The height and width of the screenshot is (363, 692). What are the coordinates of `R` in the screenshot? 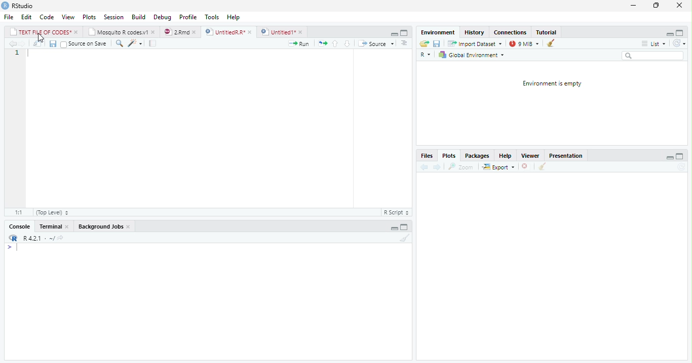 It's located at (425, 54).